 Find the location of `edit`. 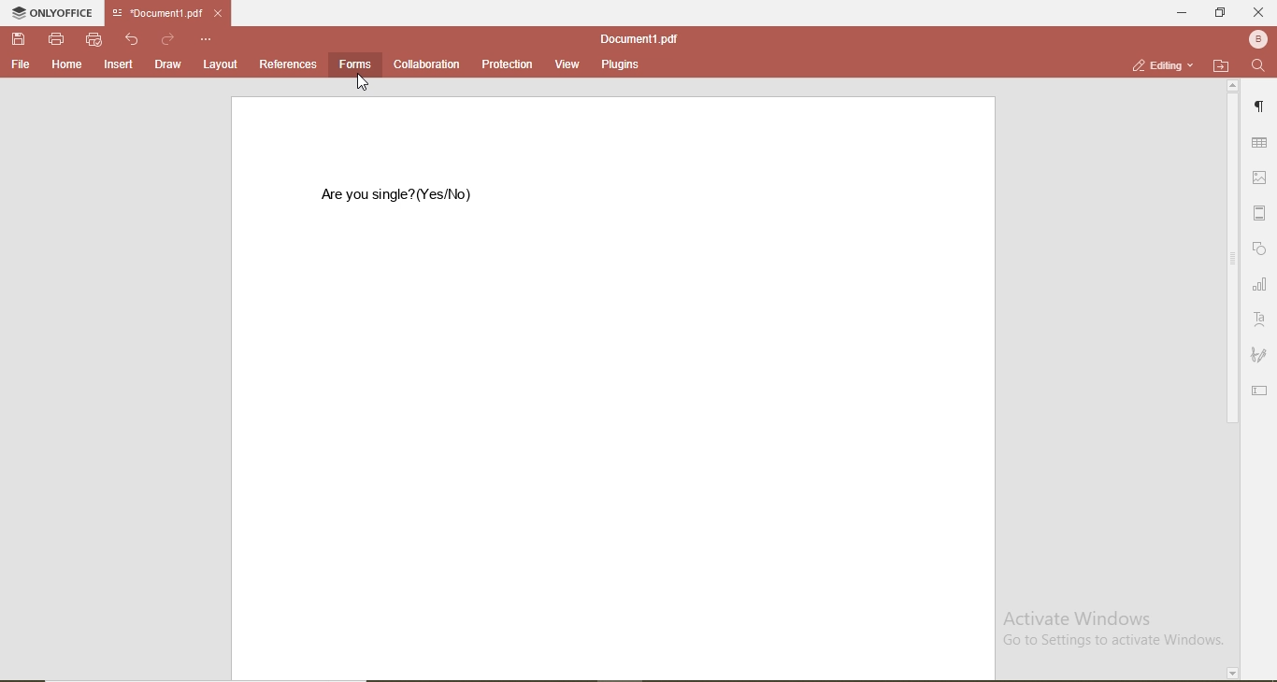

edit is located at coordinates (1262, 391).